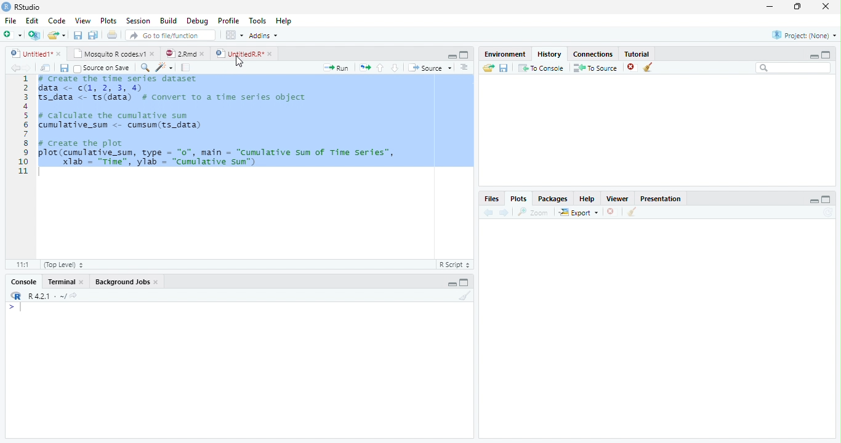 This screenshot has width=841, height=443. What do you see at coordinates (12, 34) in the screenshot?
I see `New file` at bounding box center [12, 34].